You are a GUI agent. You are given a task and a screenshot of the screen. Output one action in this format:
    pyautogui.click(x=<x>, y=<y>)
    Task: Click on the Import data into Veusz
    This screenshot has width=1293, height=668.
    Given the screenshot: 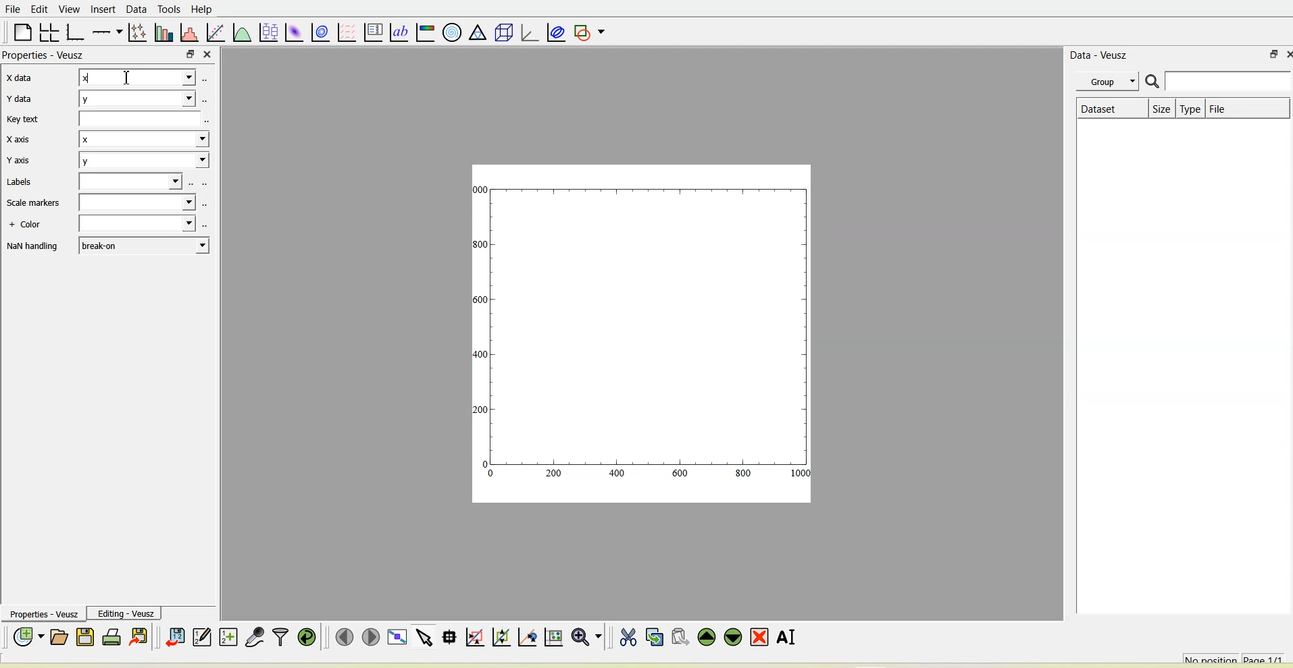 What is the action you would take?
    pyautogui.click(x=175, y=637)
    